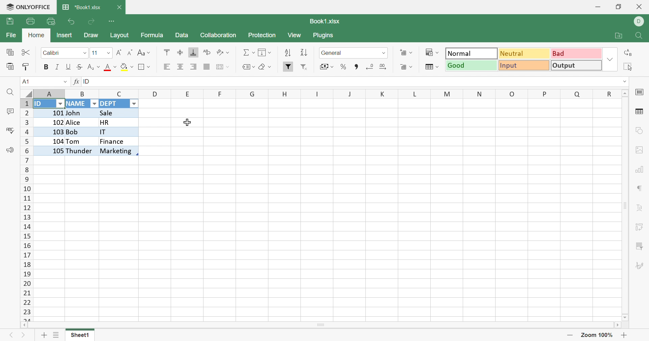 Image resolution: width=649 pixels, height=341 pixels. I want to click on Drop Down, so click(94, 104).